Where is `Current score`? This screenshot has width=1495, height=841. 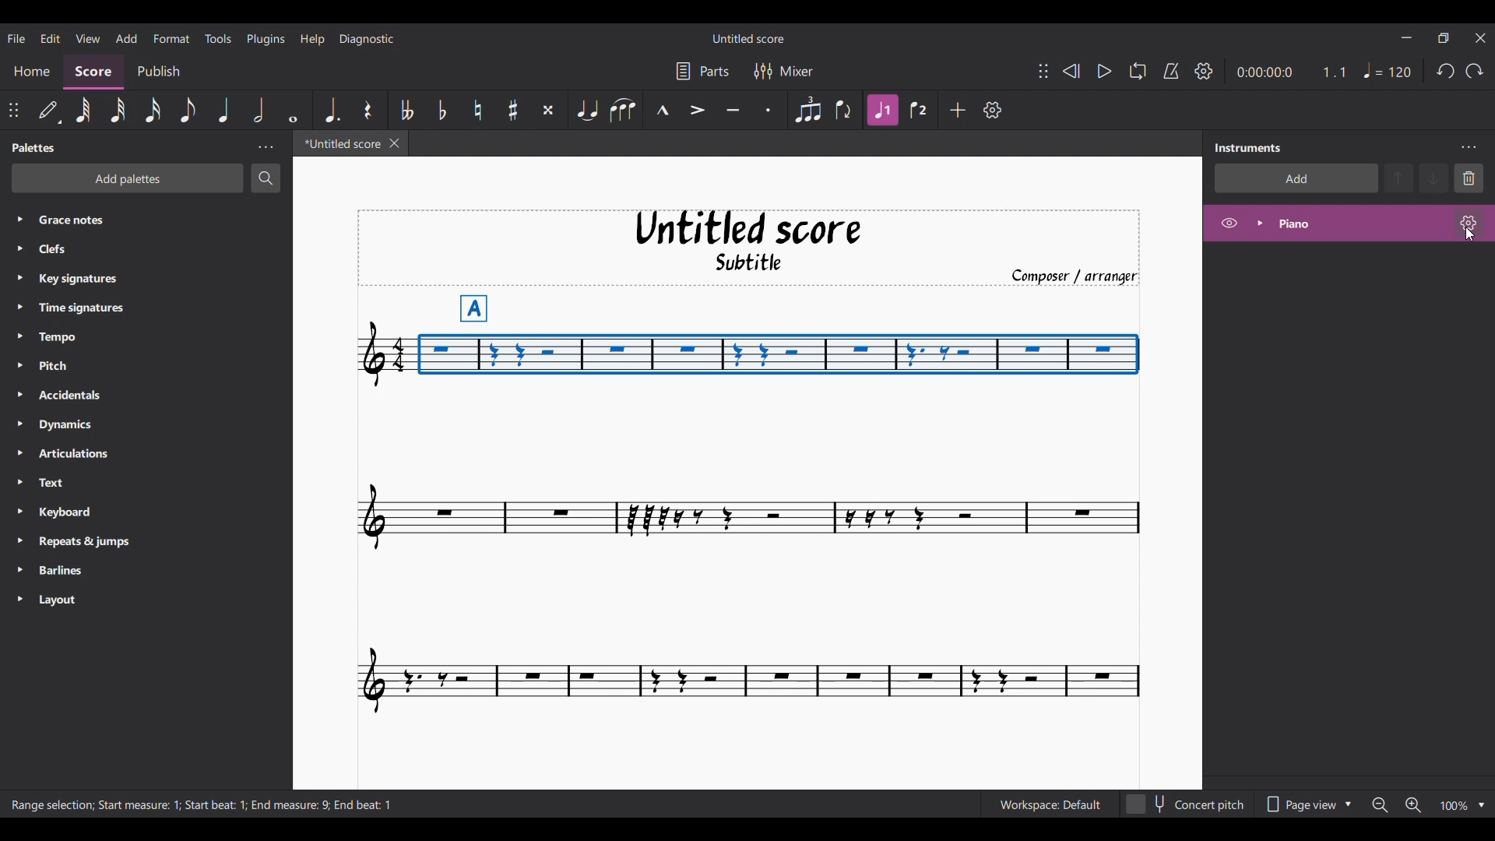 Current score is located at coordinates (750, 572).